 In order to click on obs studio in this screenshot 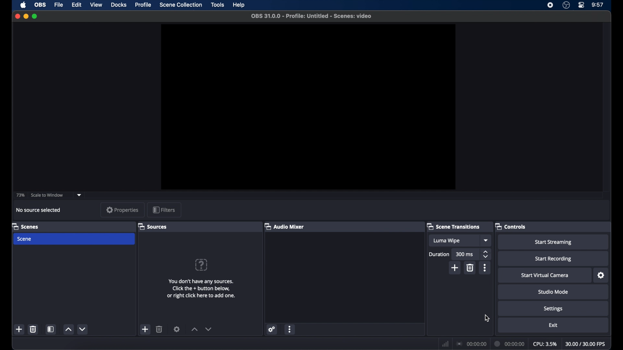, I will do `click(566, 5)`.